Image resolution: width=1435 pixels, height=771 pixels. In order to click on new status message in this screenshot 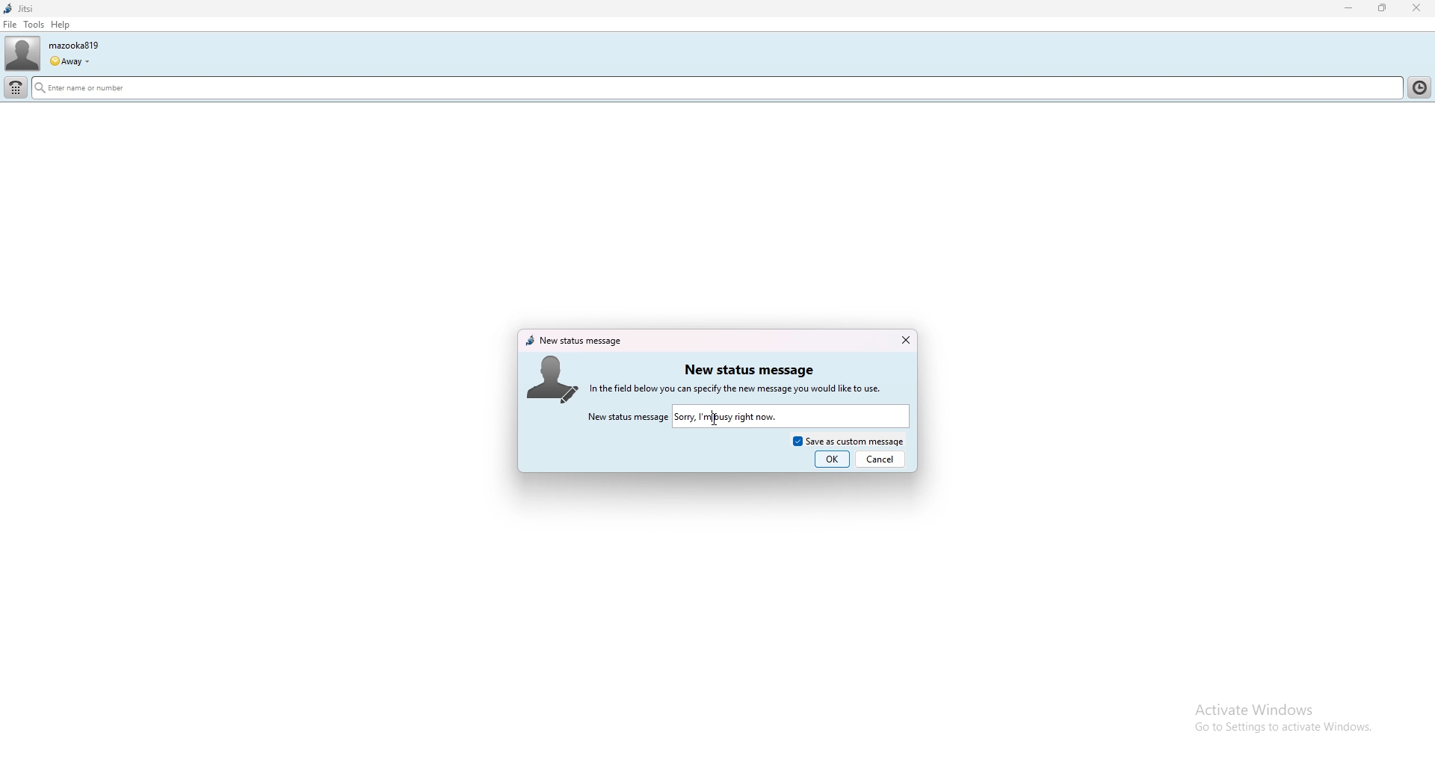, I will do `click(748, 370)`.